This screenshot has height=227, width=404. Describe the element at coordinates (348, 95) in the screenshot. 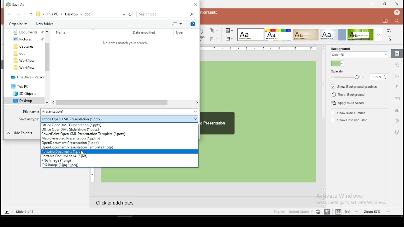

I see `reset background` at that location.